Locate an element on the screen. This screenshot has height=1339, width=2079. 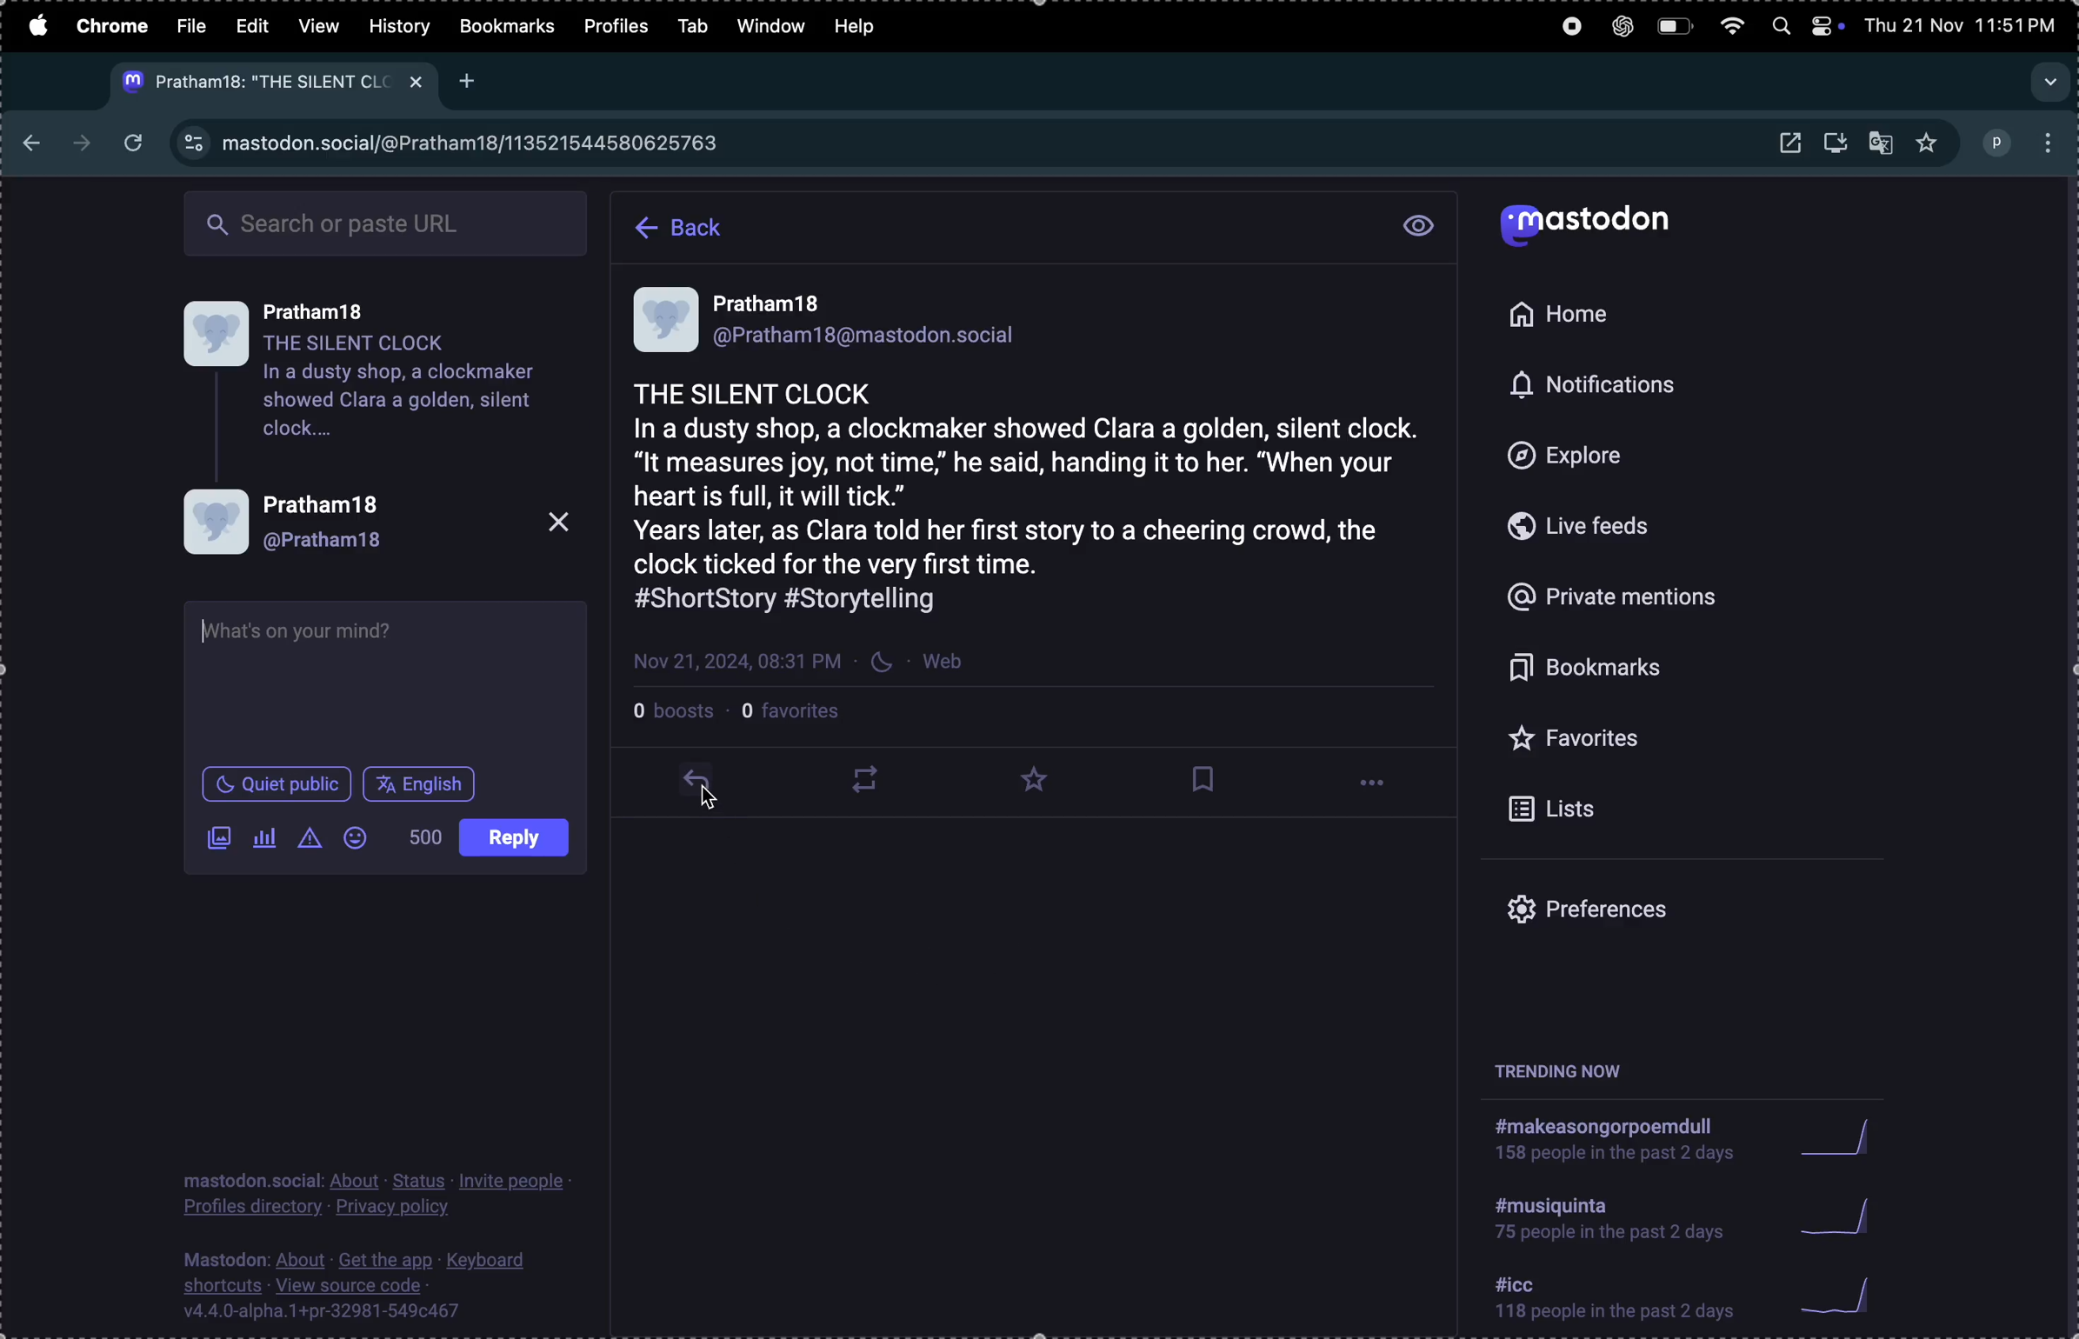
chrome is located at coordinates (114, 28).